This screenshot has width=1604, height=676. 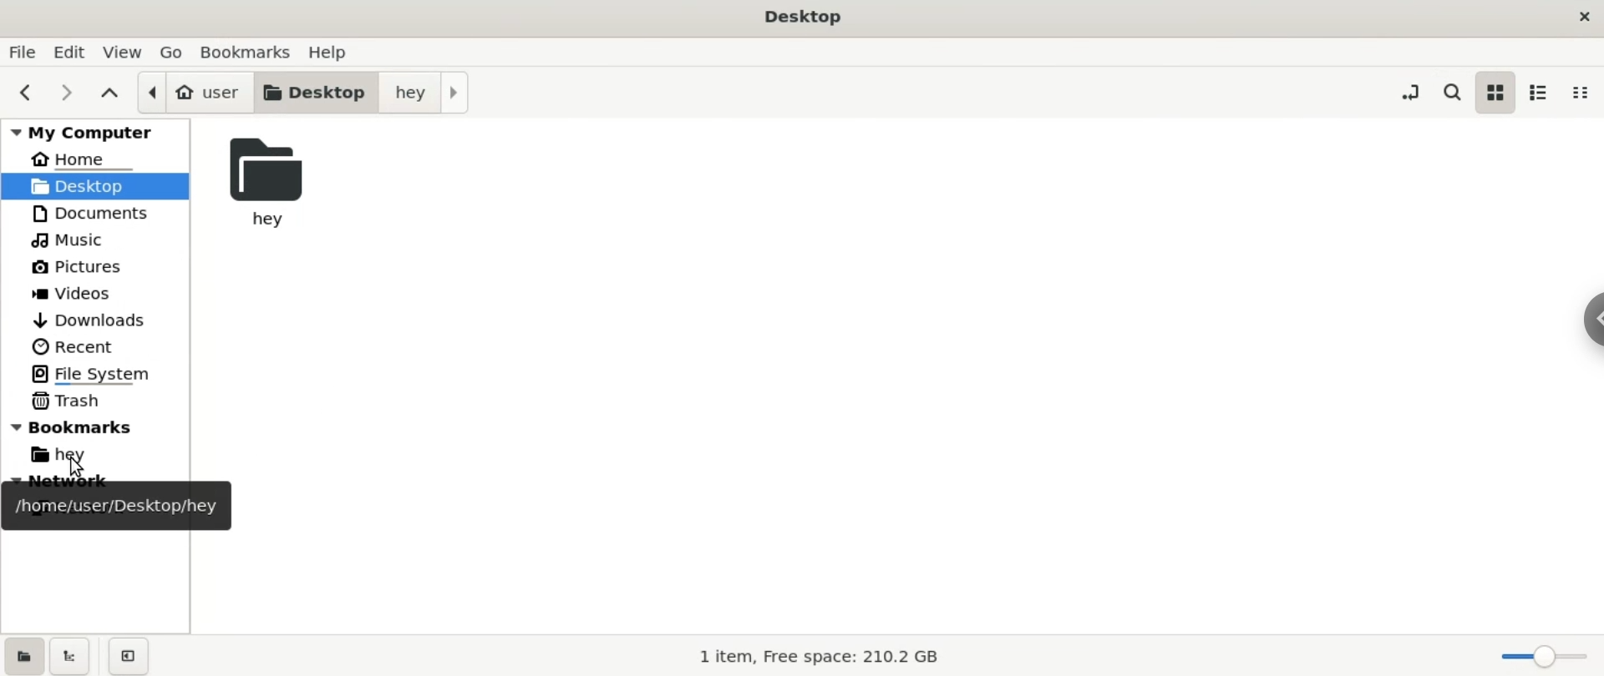 I want to click on recent, so click(x=76, y=346).